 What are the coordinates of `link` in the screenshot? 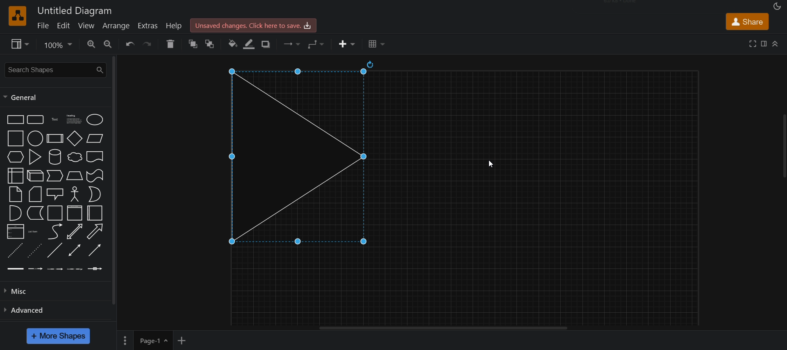 It's located at (15, 269).